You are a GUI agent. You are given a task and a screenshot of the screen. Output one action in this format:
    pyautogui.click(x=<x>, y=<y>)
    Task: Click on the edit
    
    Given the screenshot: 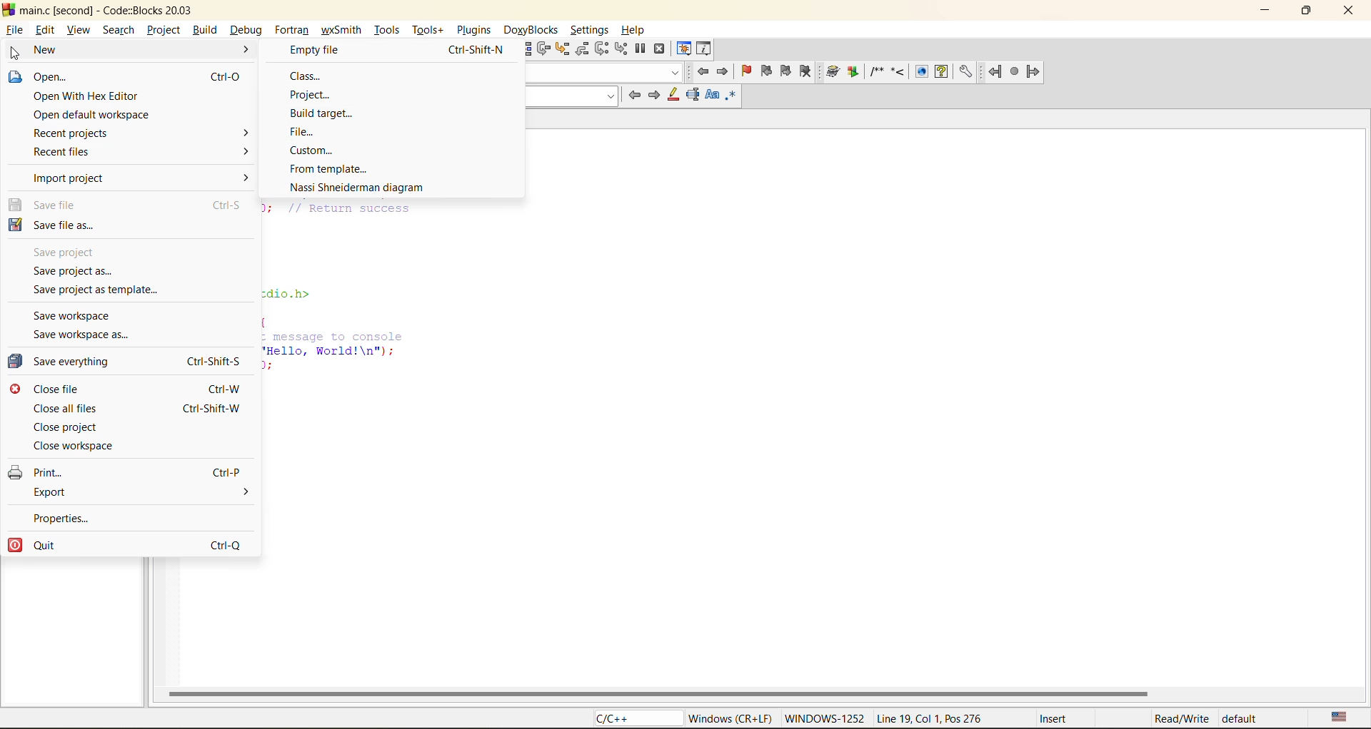 What is the action you would take?
    pyautogui.click(x=46, y=30)
    